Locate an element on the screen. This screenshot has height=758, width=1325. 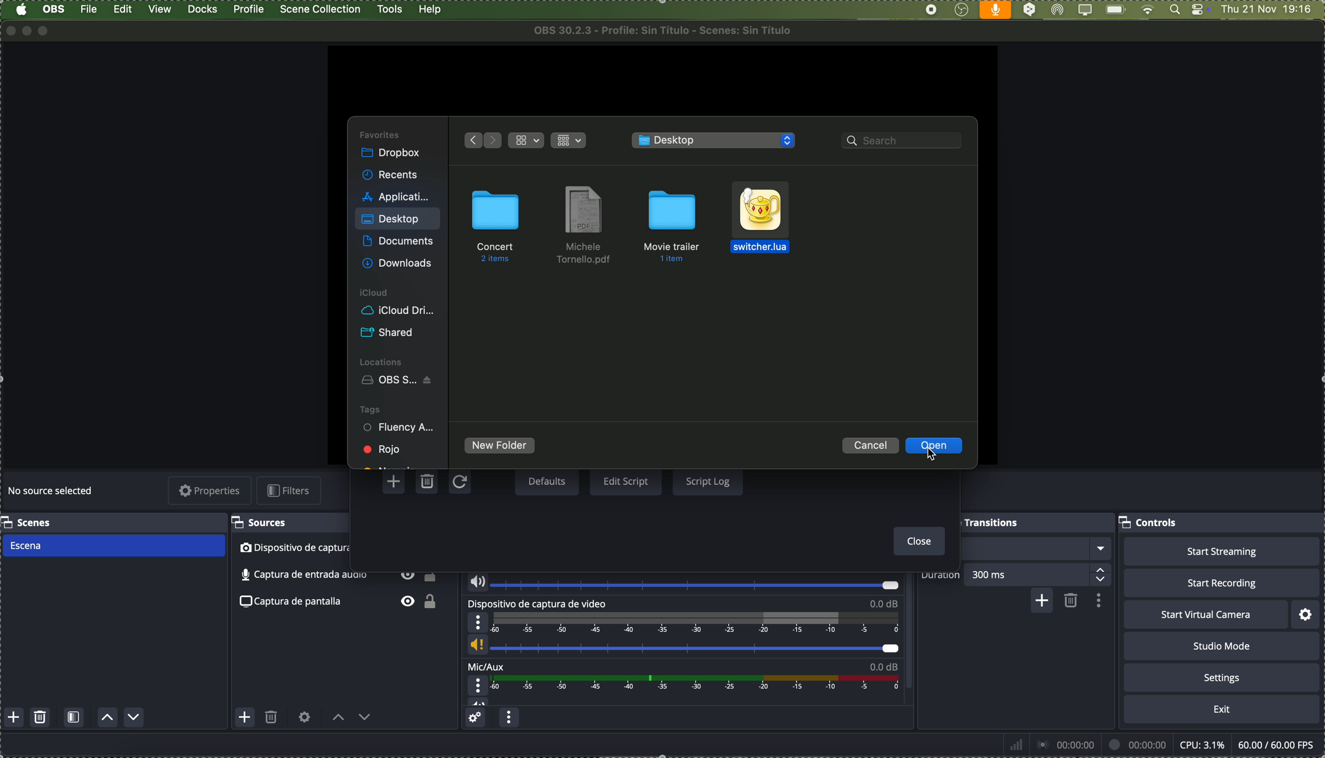
move scene down is located at coordinates (134, 717).